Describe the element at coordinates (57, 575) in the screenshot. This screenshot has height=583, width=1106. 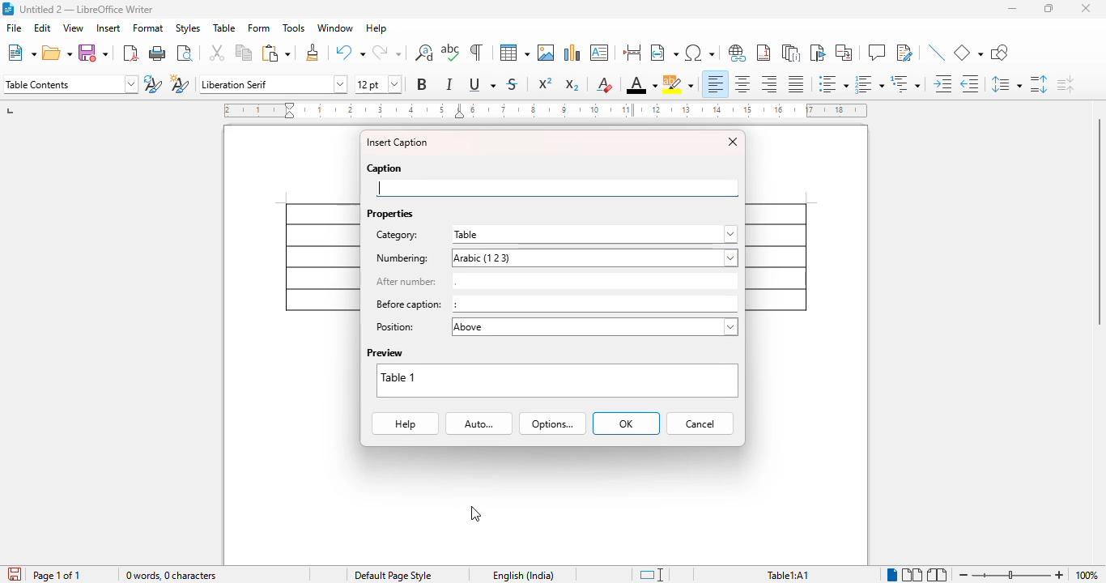
I see `page 1 of 1` at that location.